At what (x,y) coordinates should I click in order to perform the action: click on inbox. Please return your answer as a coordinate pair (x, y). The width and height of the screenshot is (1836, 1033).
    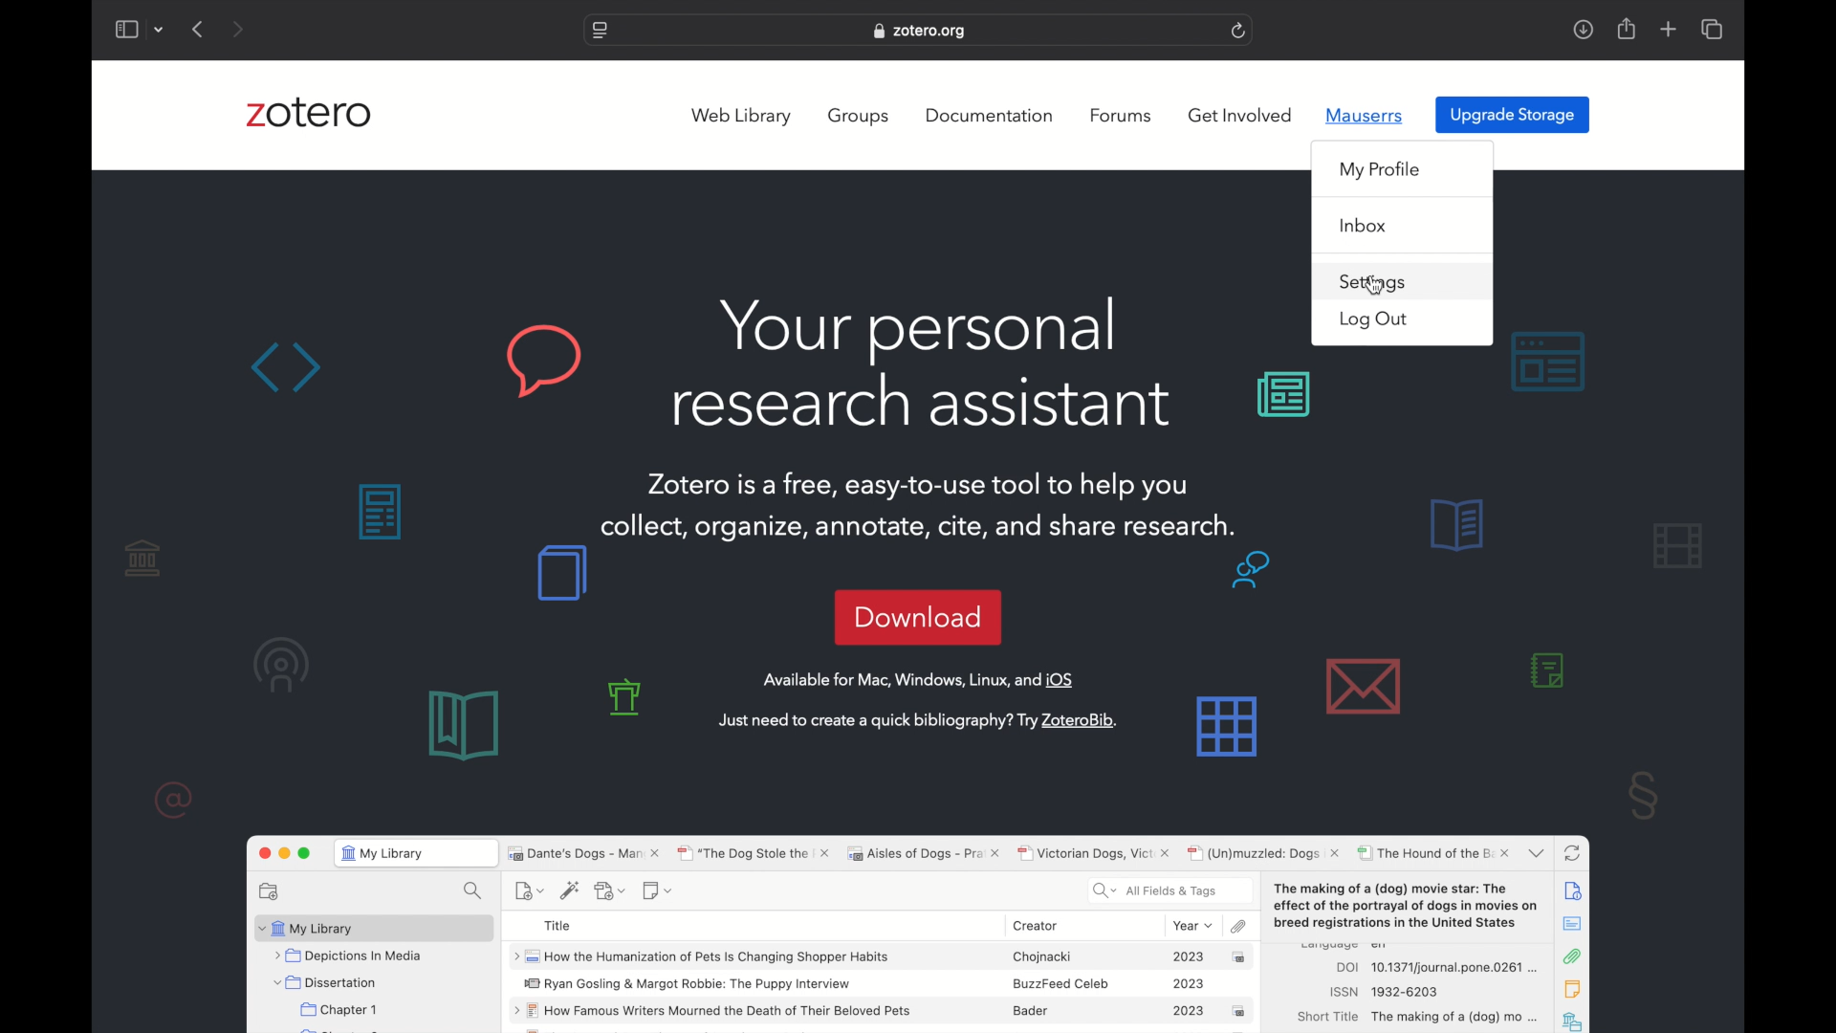
    Looking at the image, I should click on (1365, 226).